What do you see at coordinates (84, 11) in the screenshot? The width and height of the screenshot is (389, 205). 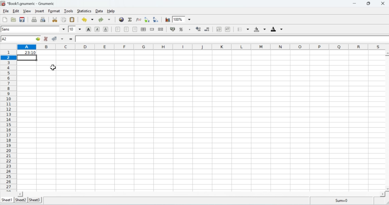 I see `Statistics` at bounding box center [84, 11].